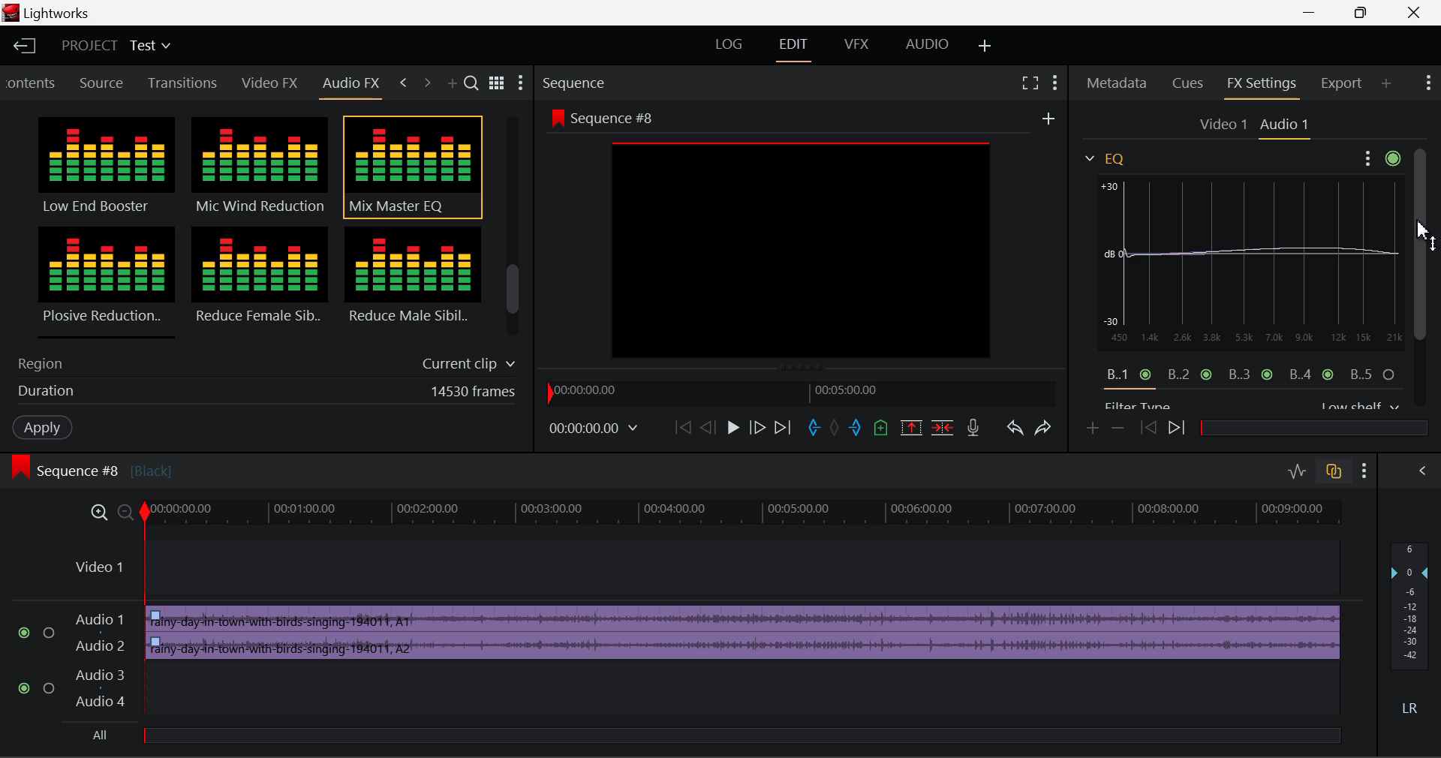 The height and width of the screenshot is (758, 1441). I want to click on Reduce Male Sibilance, so click(411, 281).